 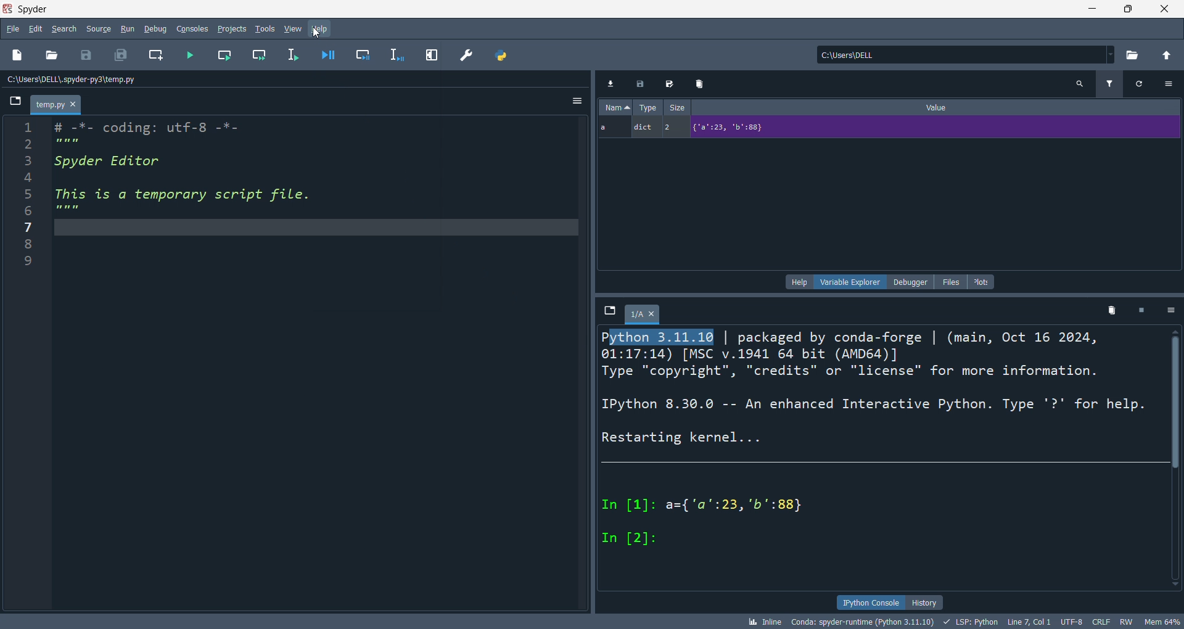 I want to click on search, so click(x=65, y=29).